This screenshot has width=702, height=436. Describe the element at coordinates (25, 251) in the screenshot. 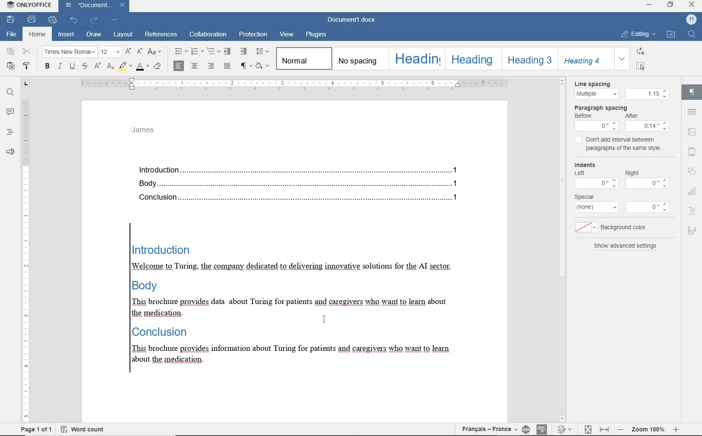

I see `ruler` at that location.